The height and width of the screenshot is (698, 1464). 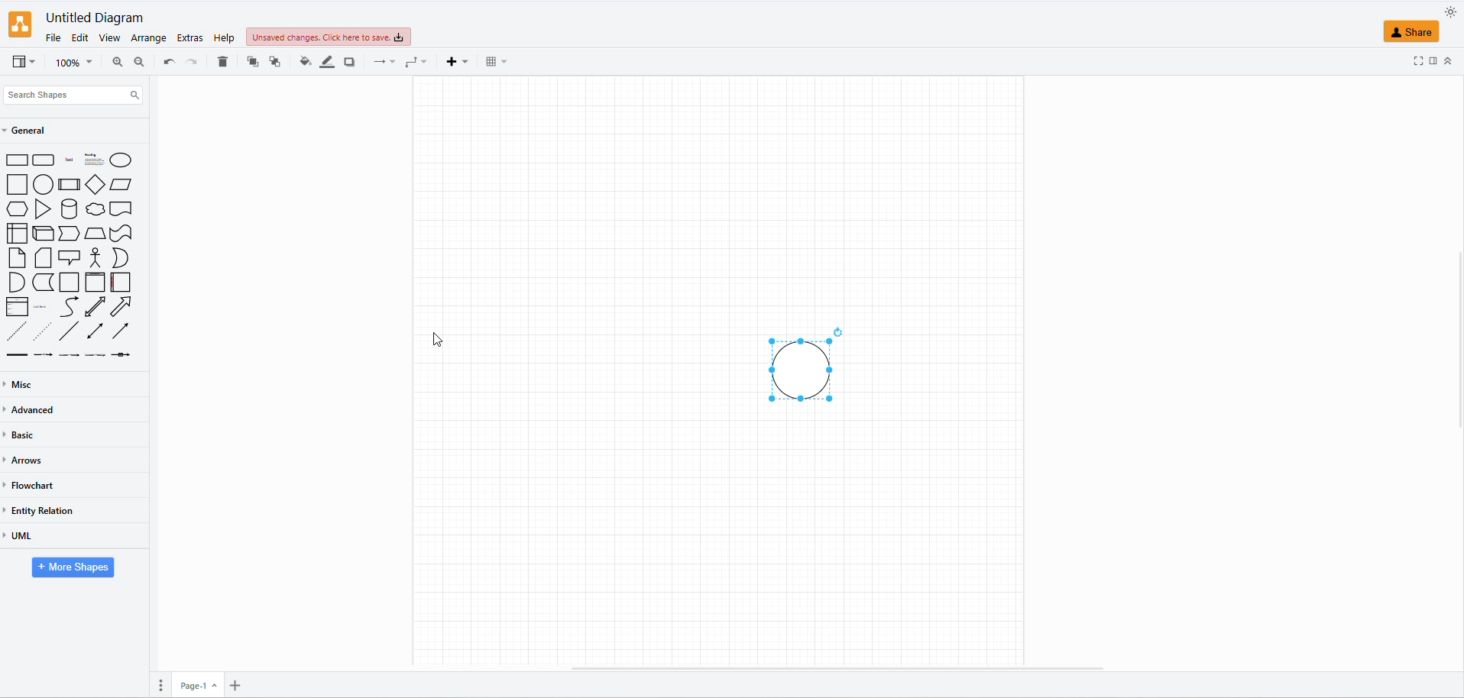 I want to click on PROCESS, so click(x=70, y=185).